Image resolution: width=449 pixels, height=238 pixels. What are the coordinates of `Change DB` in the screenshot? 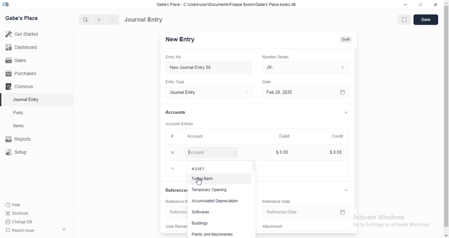 It's located at (21, 222).